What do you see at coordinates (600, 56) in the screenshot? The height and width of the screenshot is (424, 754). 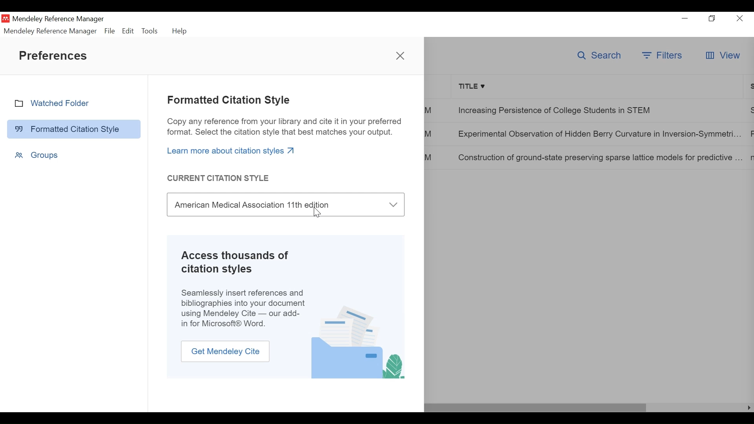 I see `Search ` at bounding box center [600, 56].